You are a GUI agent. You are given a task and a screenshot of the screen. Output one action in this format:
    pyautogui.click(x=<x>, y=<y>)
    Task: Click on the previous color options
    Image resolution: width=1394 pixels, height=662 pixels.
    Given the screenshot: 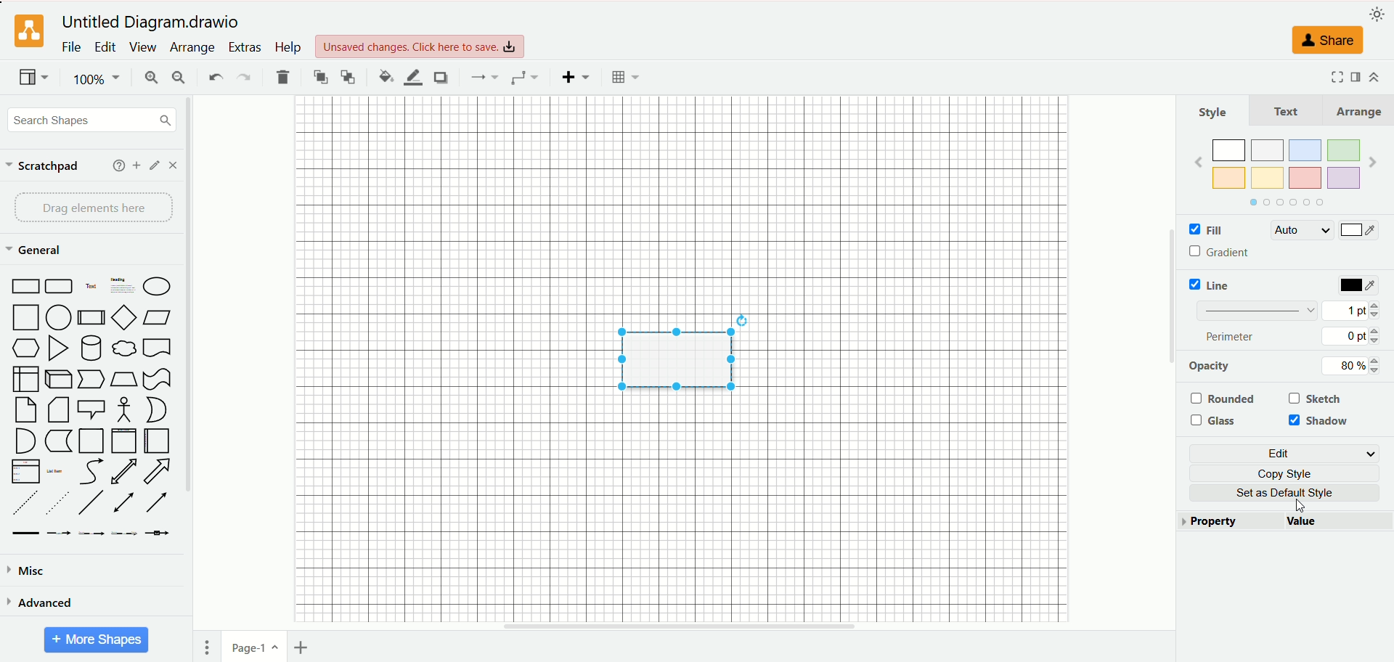 What is the action you would take?
    pyautogui.click(x=1198, y=162)
    